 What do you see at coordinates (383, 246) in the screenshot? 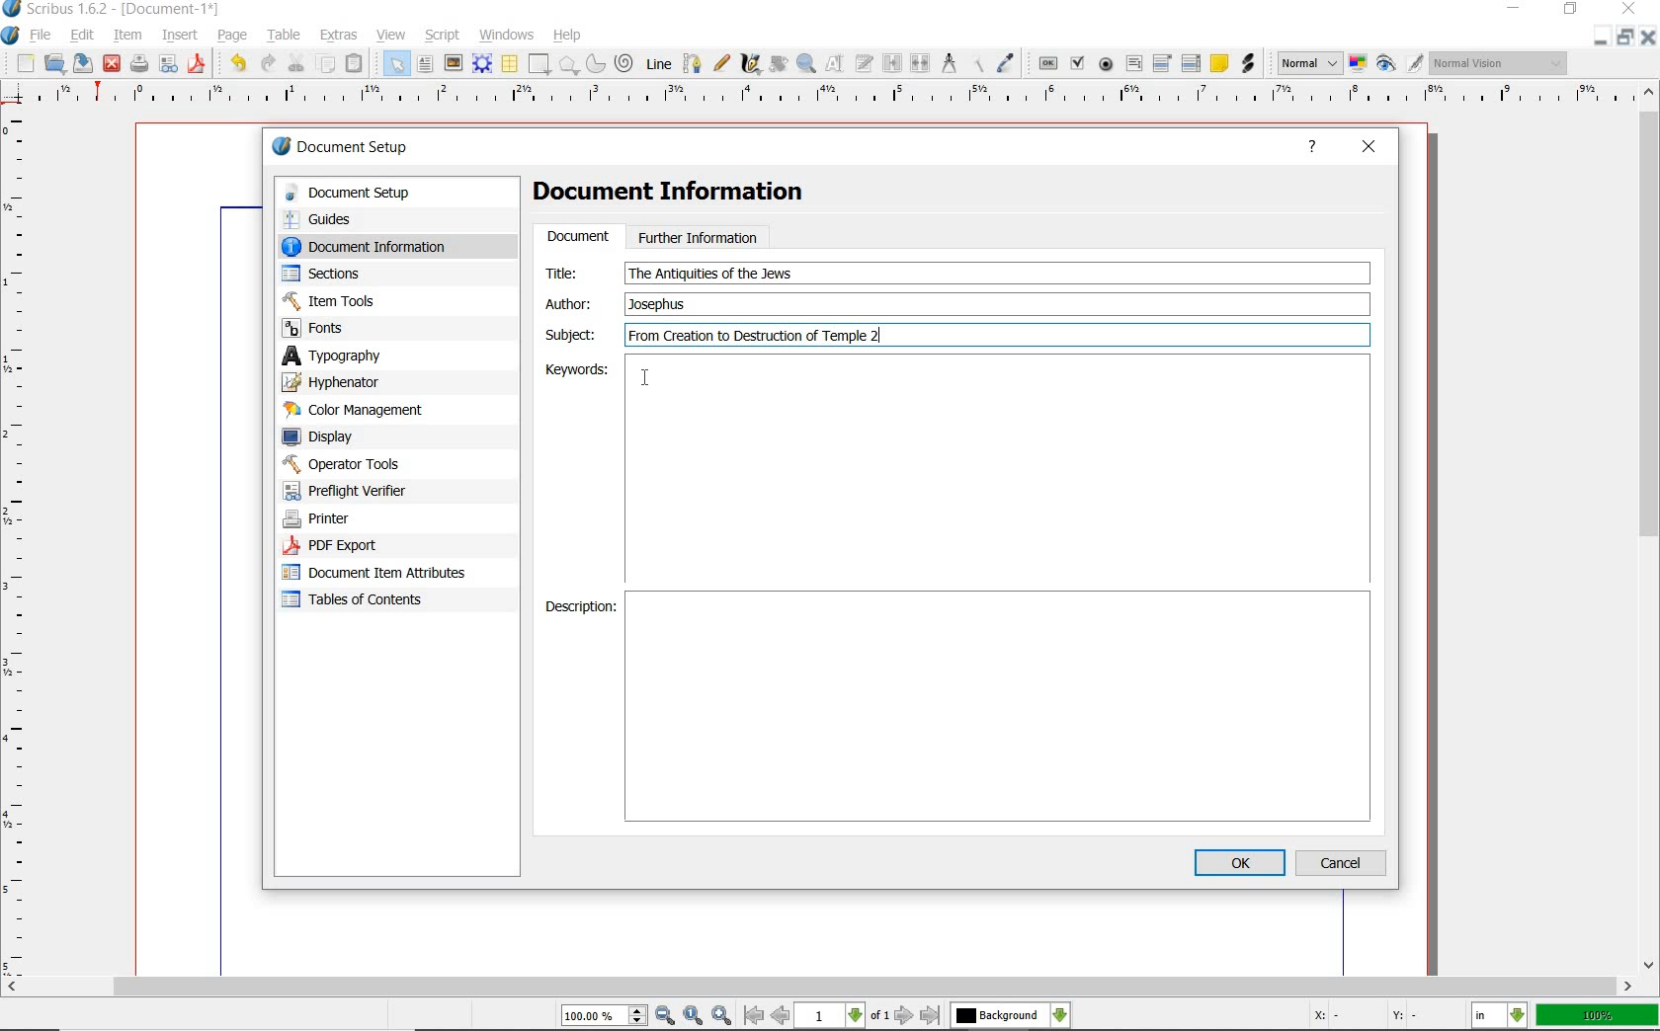
I see `document information` at bounding box center [383, 246].